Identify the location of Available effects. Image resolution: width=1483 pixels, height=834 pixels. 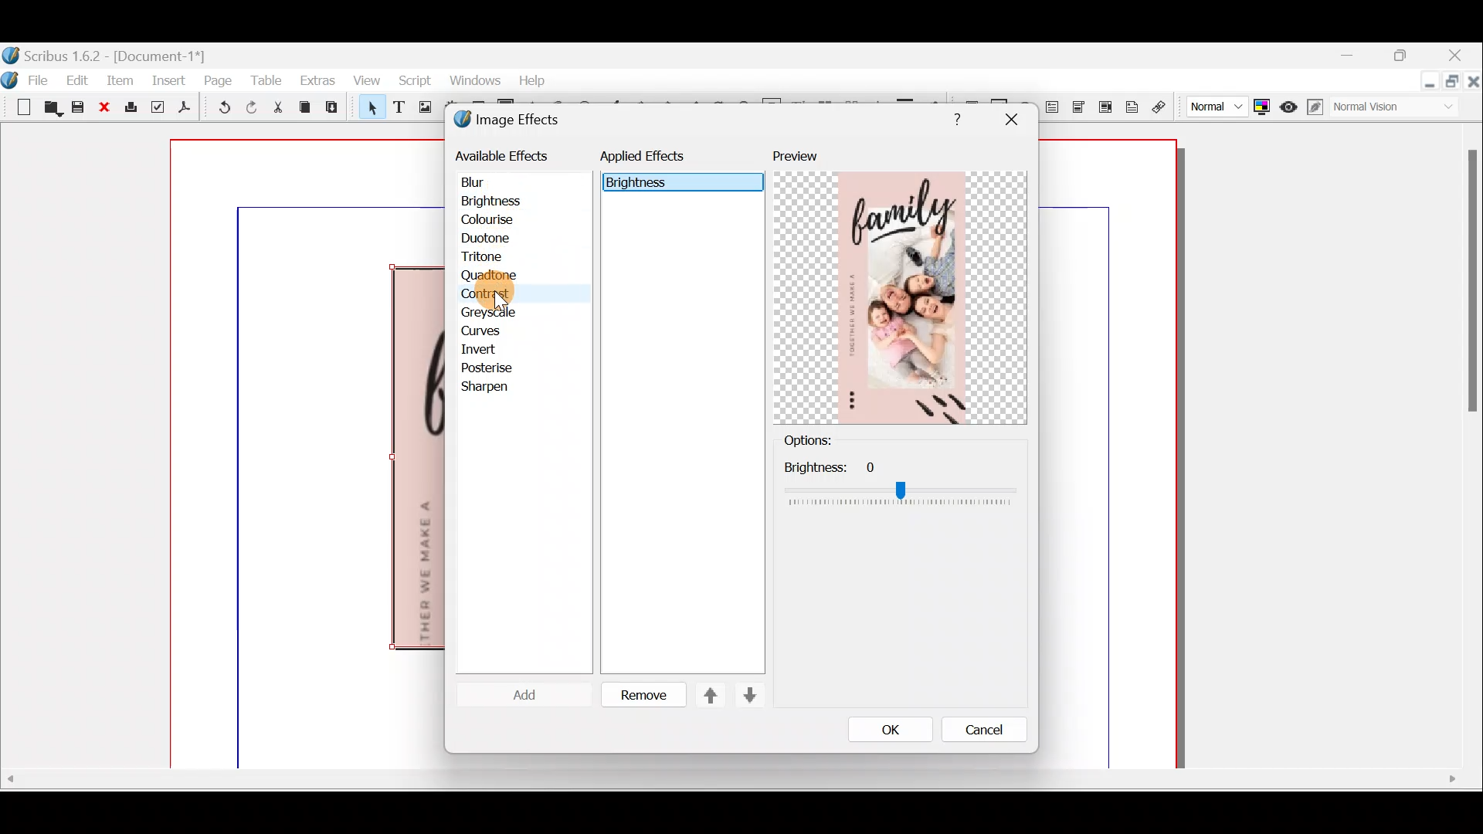
(504, 154).